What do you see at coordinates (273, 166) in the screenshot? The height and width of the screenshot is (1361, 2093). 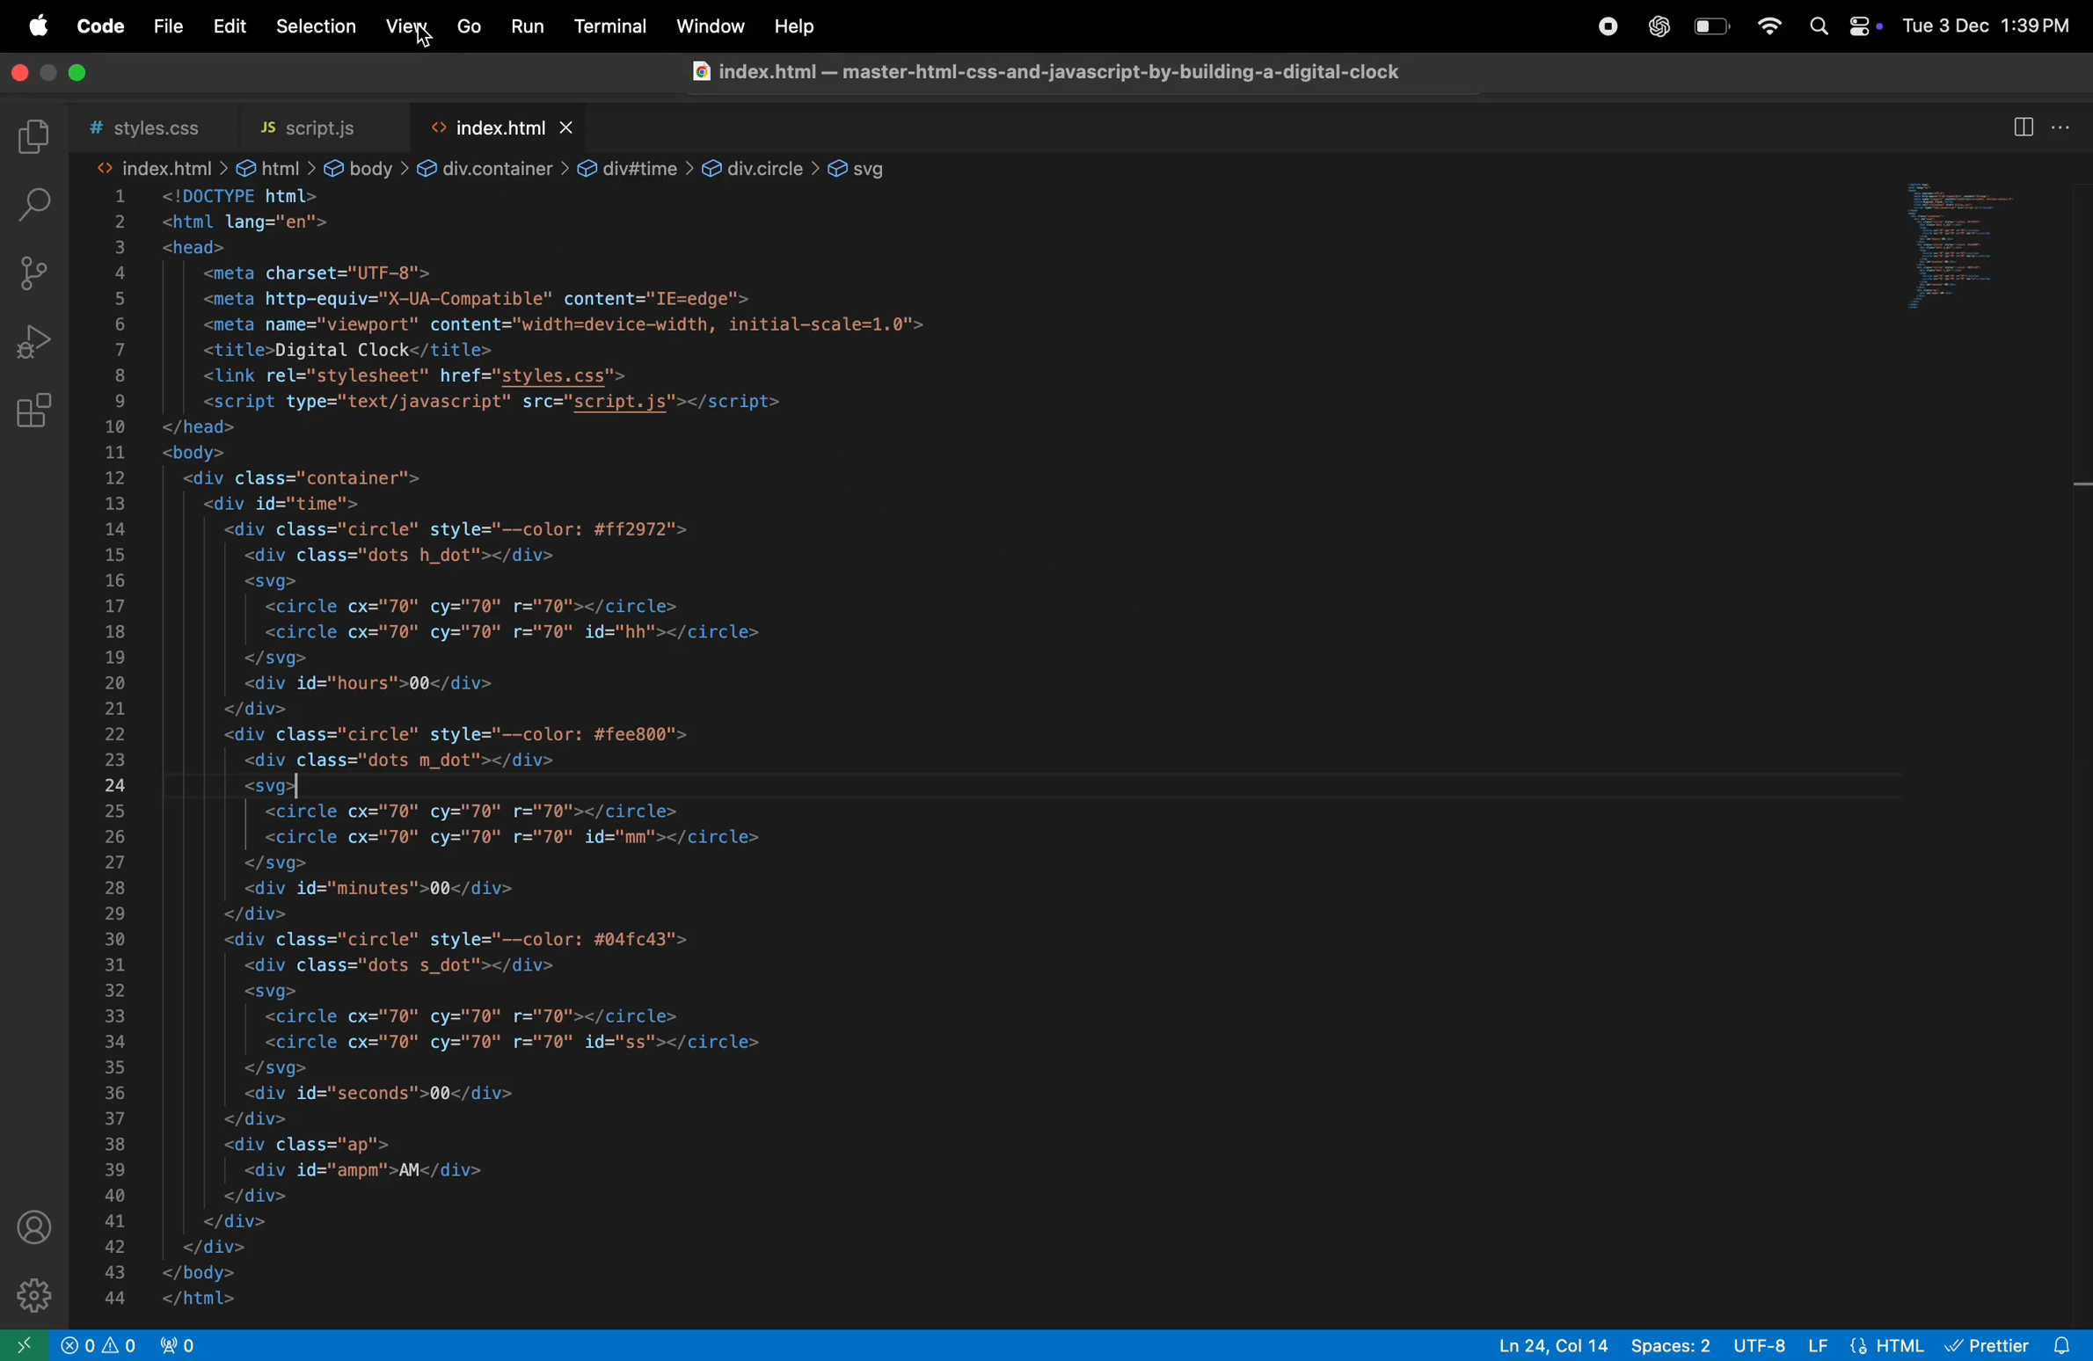 I see `html` at bounding box center [273, 166].